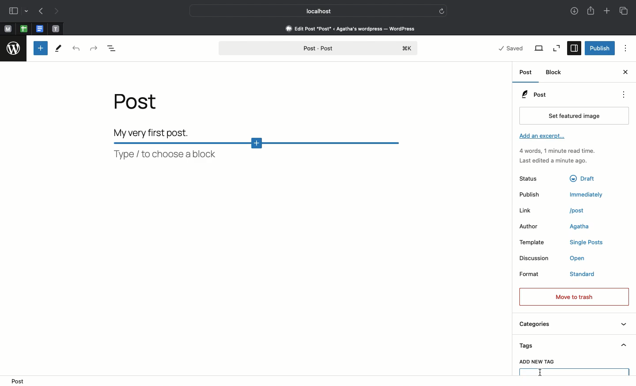 The image size is (636, 386). I want to click on Post, so click(565, 95).